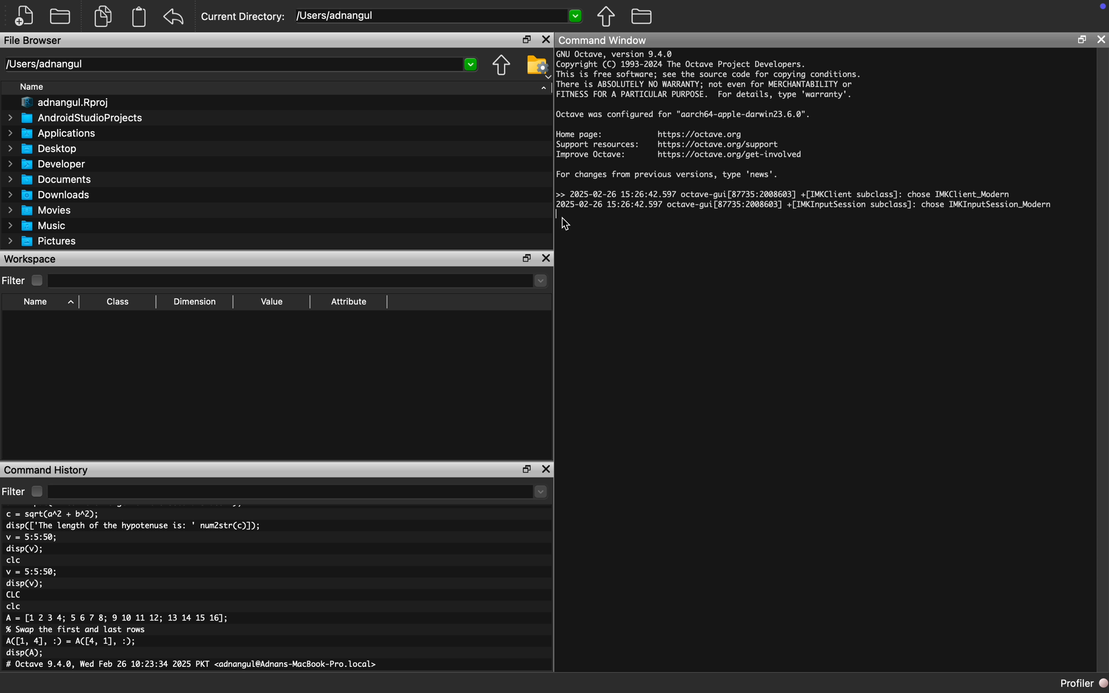 Image resolution: width=1109 pixels, height=693 pixels. I want to click on clc, so click(14, 607).